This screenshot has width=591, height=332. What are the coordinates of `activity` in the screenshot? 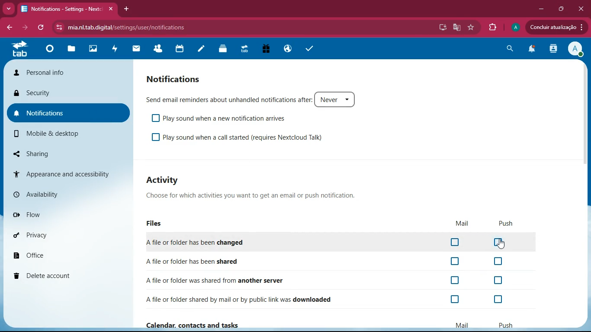 It's located at (115, 50).